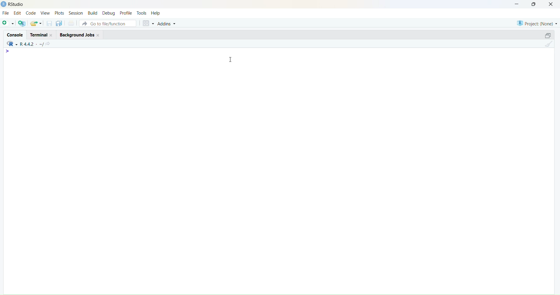 The height and width of the screenshot is (295, 560). What do you see at coordinates (92, 13) in the screenshot?
I see `Build` at bounding box center [92, 13].